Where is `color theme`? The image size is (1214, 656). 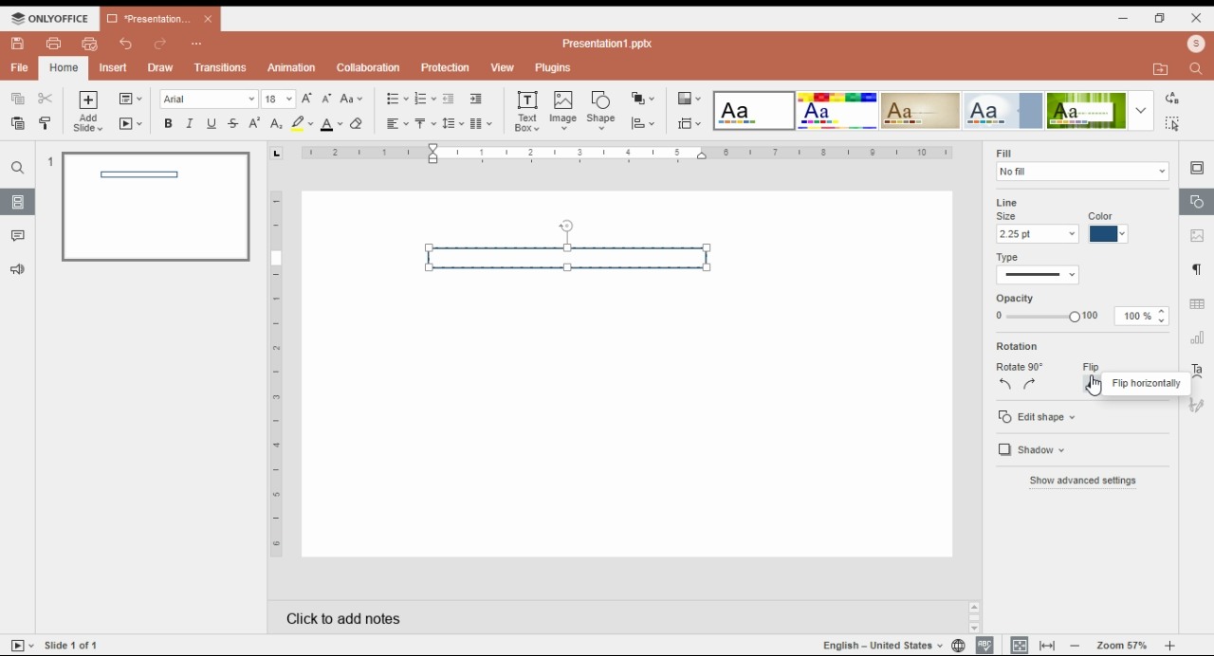 color theme is located at coordinates (837, 111).